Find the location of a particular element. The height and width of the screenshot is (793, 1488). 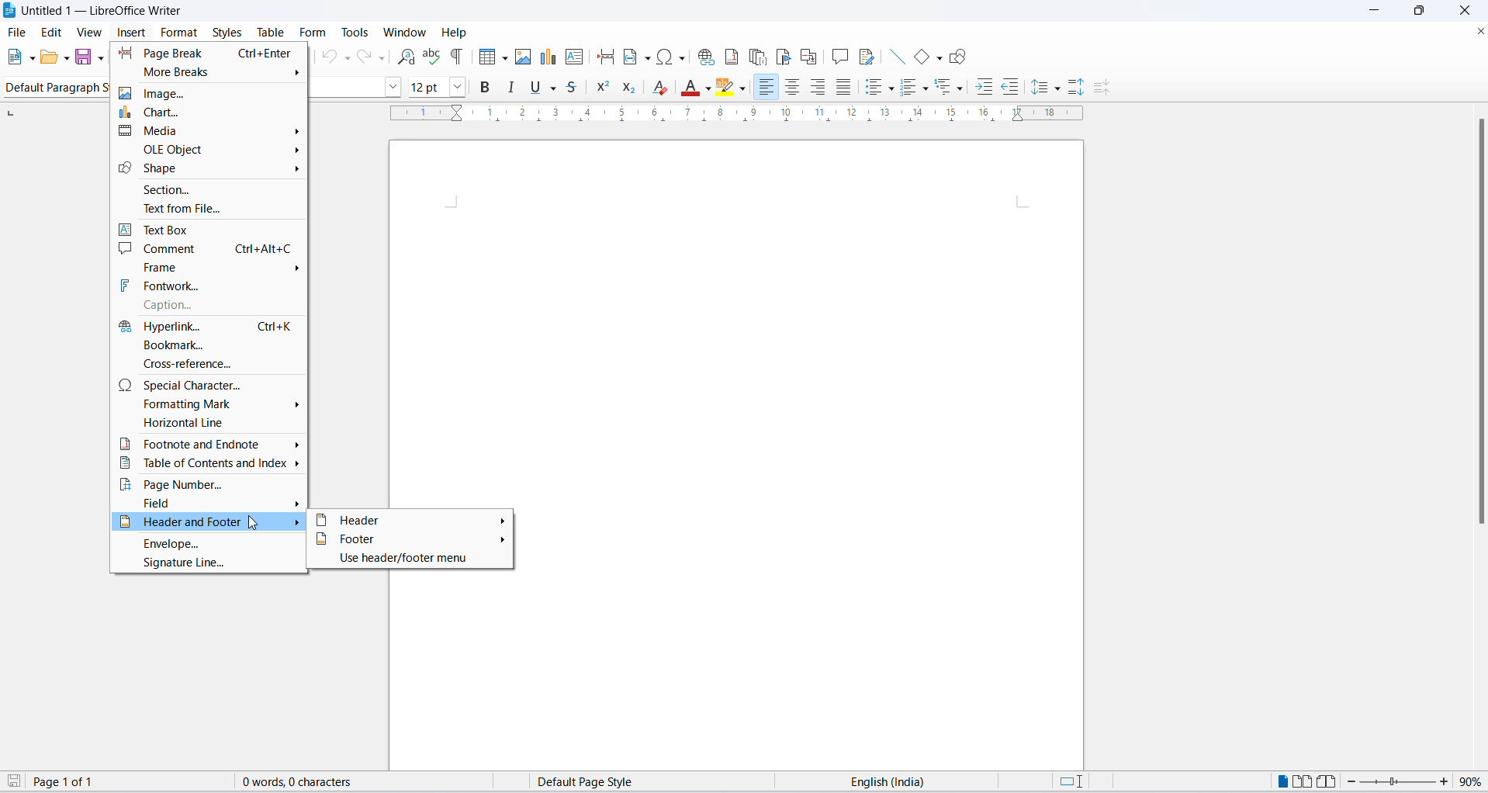

TEXT FROM FILE is located at coordinates (209, 207).